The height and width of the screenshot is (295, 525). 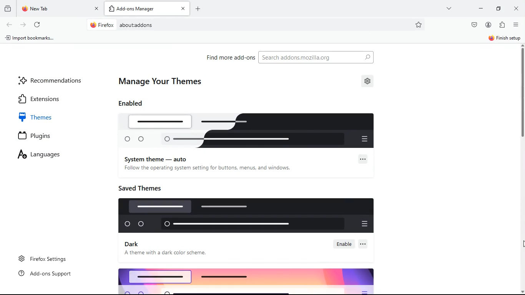 I want to click on settings, so click(x=368, y=82).